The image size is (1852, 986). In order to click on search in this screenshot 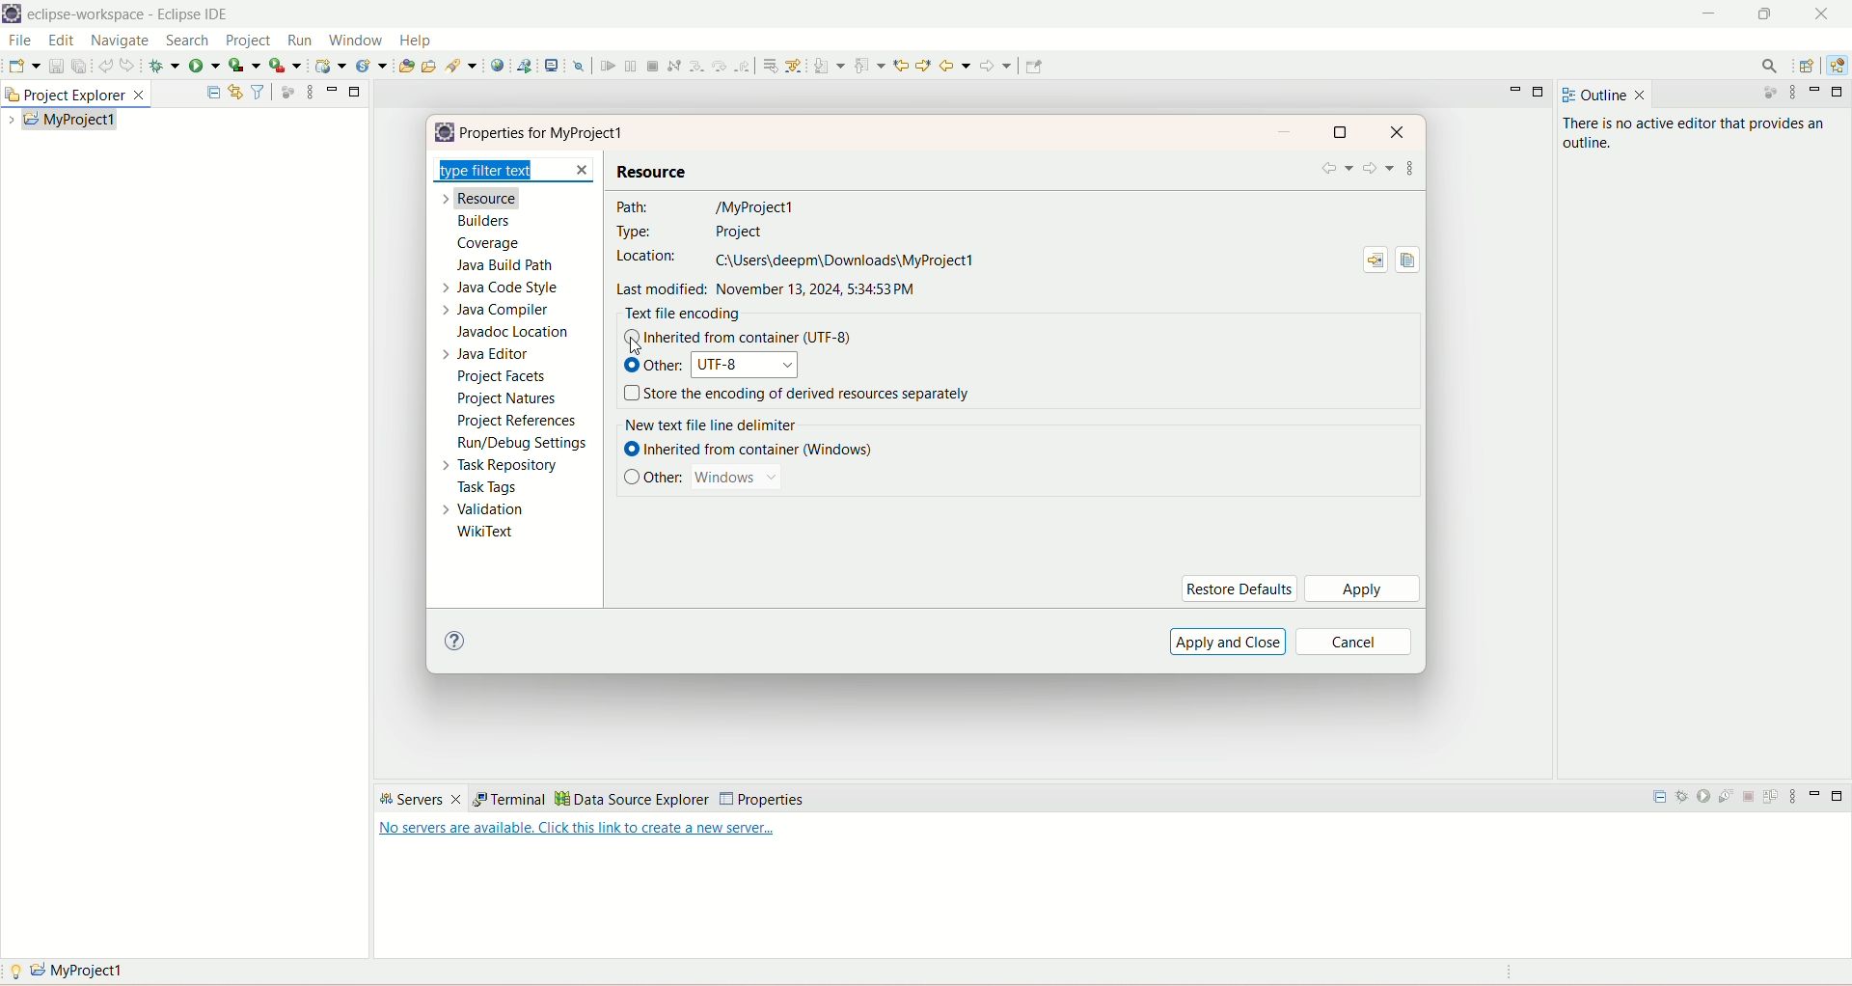, I will do `click(187, 41)`.